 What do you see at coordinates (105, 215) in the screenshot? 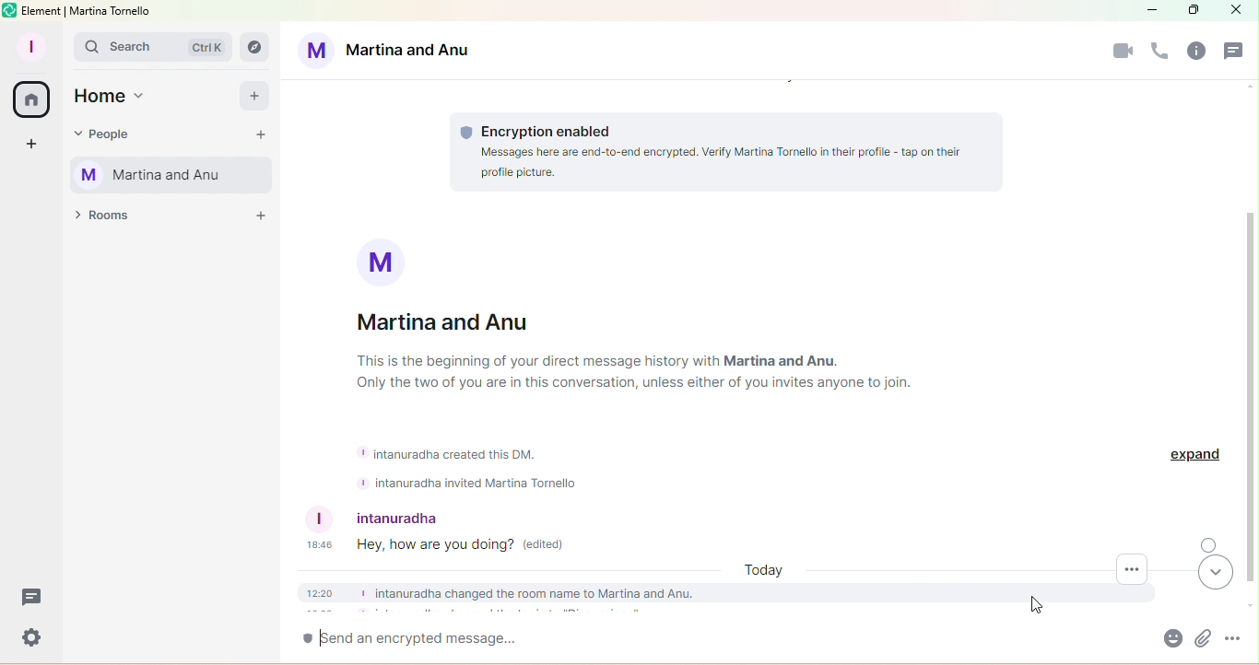
I see `Rooms` at bounding box center [105, 215].